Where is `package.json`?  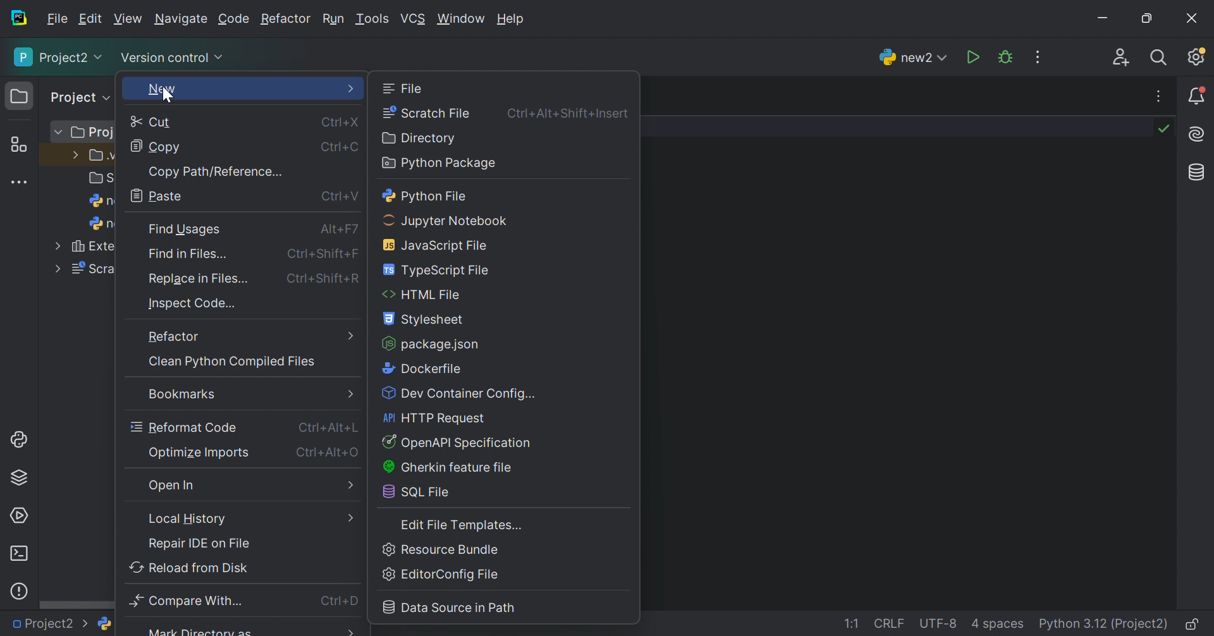 package.json is located at coordinates (434, 345).